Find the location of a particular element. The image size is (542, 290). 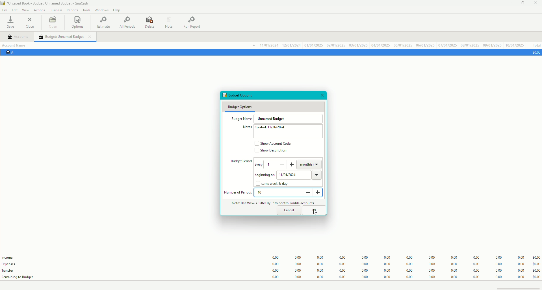

decrease is located at coordinates (307, 193).